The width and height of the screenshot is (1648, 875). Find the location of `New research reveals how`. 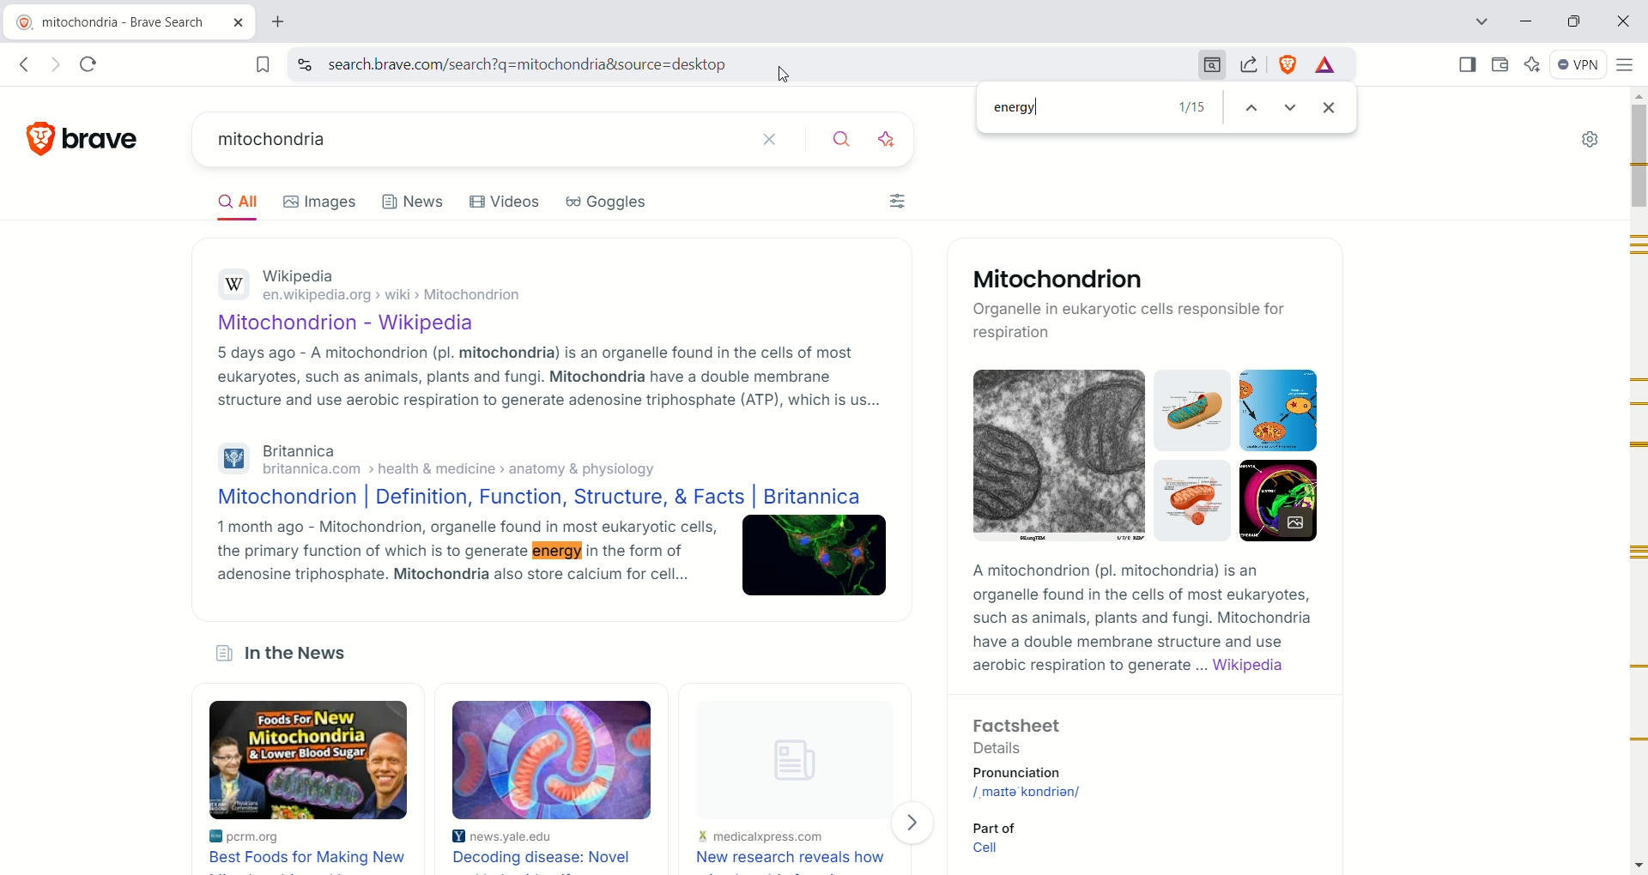

New research reveals how is located at coordinates (790, 859).